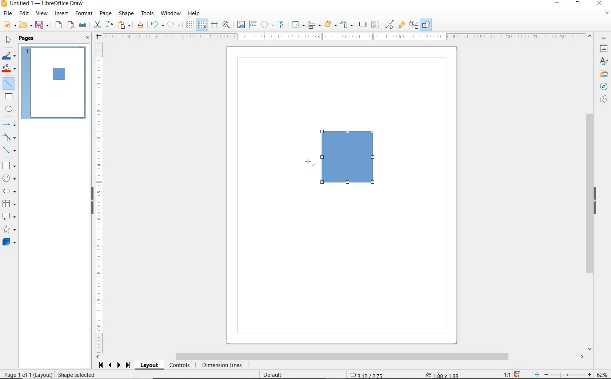 The width and height of the screenshot is (611, 379). What do you see at coordinates (92, 201) in the screenshot?
I see `HIDE` at bounding box center [92, 201].